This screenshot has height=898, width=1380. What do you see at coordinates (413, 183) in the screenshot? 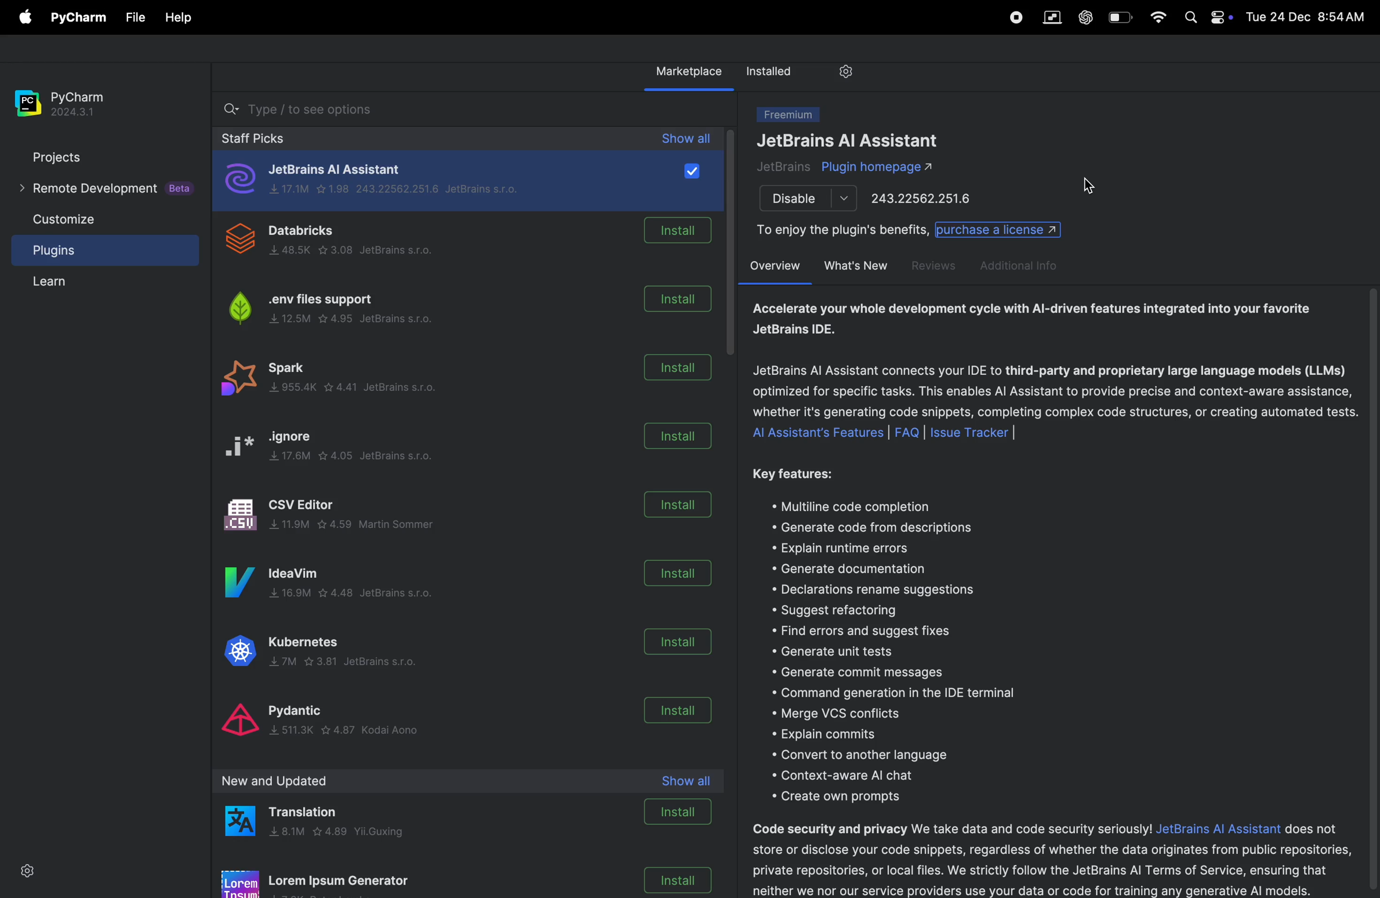
I see `jet brains ai assistant` at bounding box center [413, 183].